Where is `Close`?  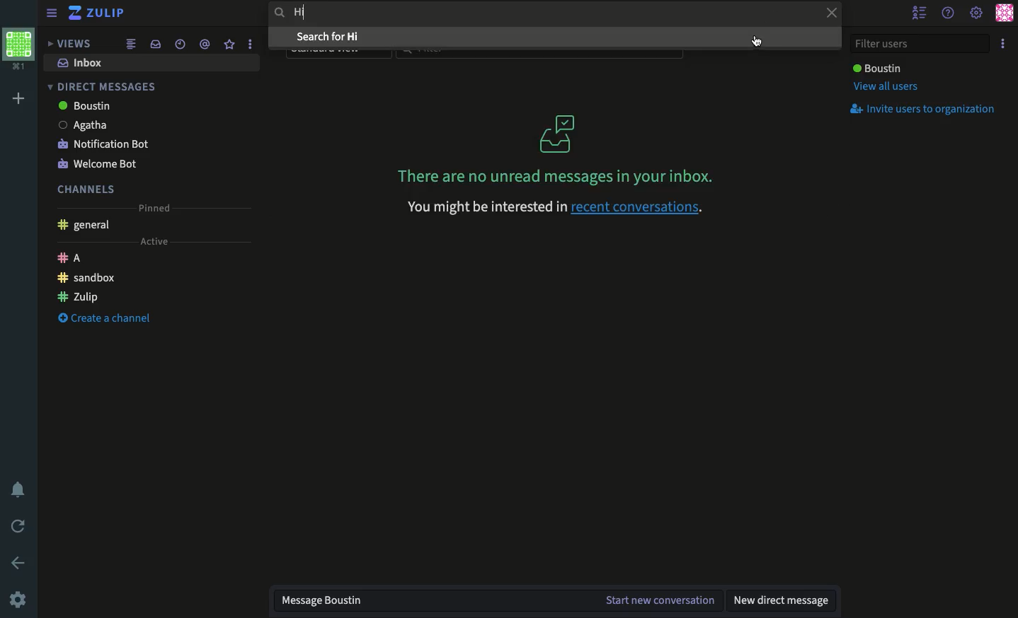 Close is located at coordinates (827, 14).